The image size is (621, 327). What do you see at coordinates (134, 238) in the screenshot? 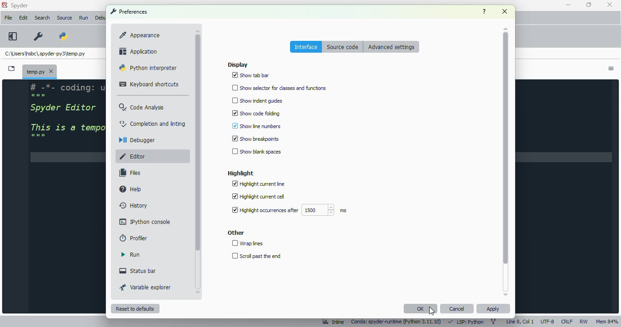
I see `profiler` at bounding box center [134, 238].